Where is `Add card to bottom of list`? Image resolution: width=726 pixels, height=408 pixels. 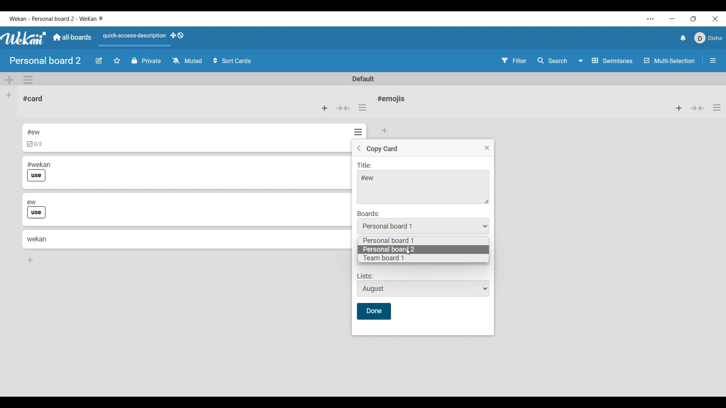
Add card to bottom of list is located at coordinates (31, 260).